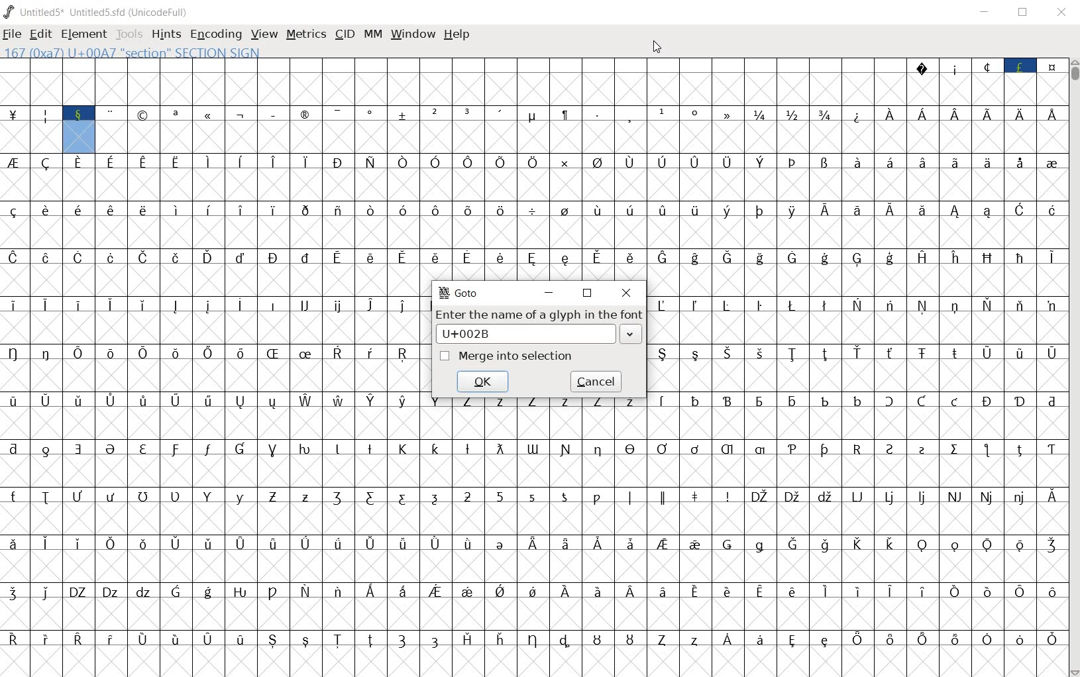  What do you see at coordinates (305, 223) in the screenshot?
I see `symbols` at bounding box center [305, 223].